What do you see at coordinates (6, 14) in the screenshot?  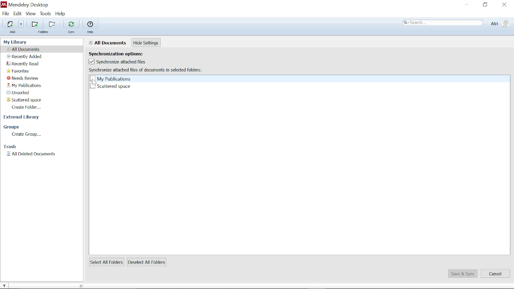 I see `File` at bounding box center [6, 14].